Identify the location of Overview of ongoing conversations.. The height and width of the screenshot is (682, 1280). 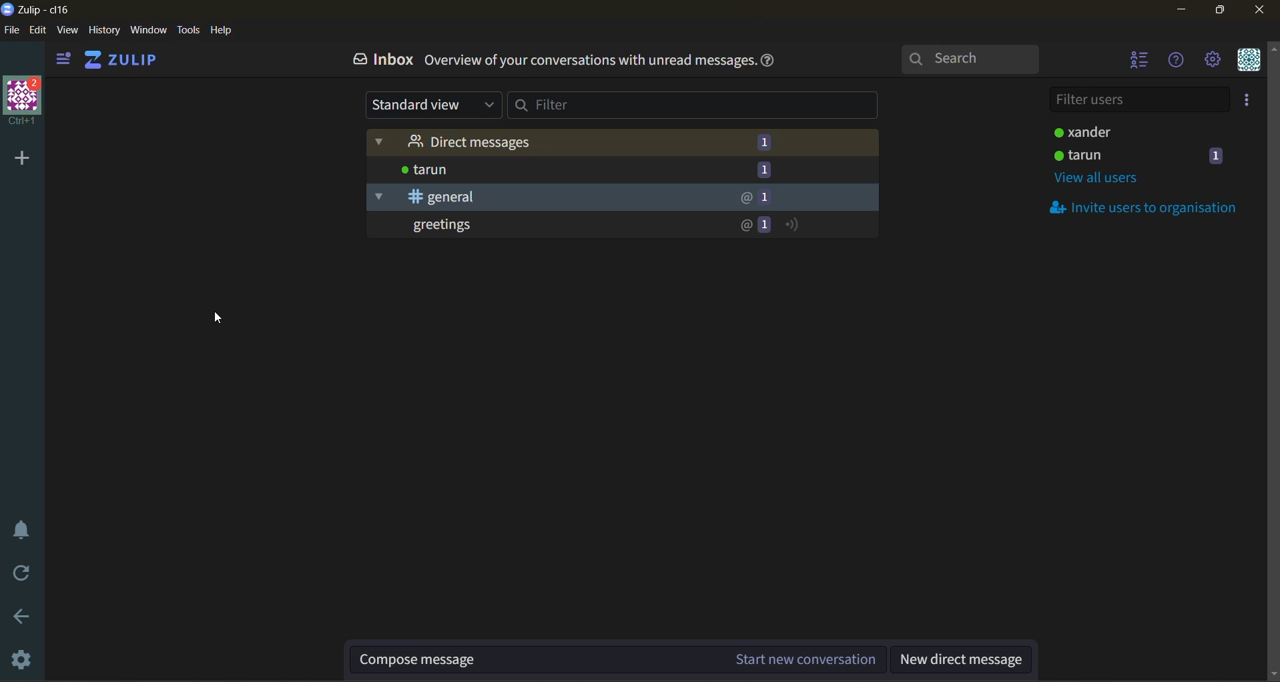
(591, 63).